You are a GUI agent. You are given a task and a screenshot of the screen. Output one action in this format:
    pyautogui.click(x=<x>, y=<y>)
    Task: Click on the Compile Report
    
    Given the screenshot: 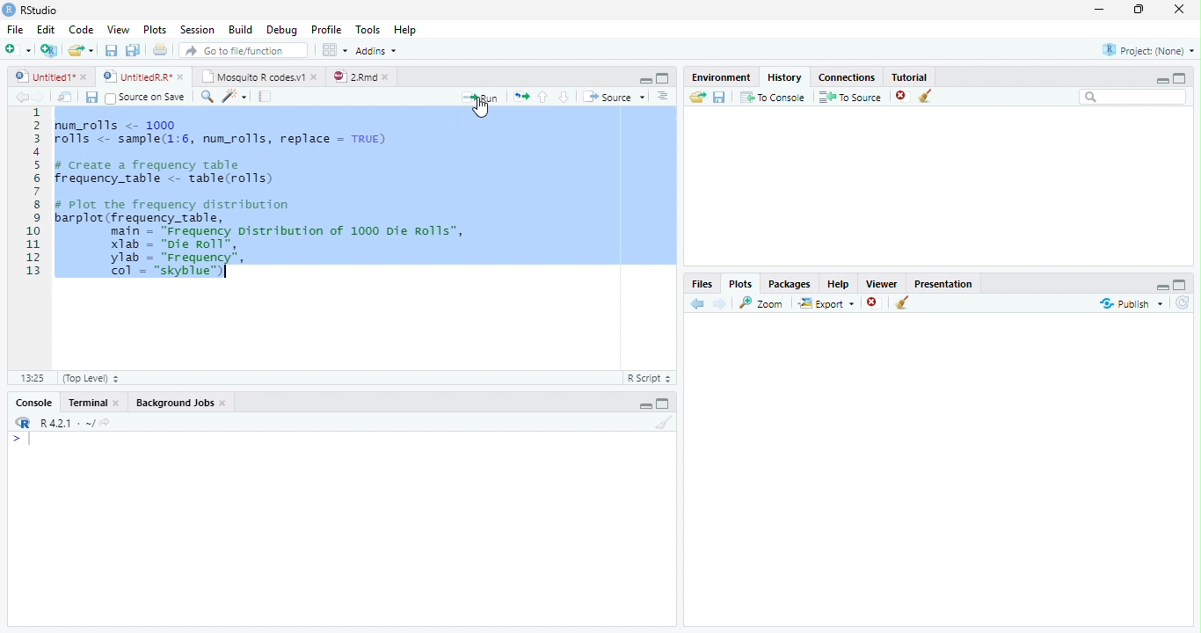 What is the action you would take?
    pyautogui.click(x=266, y=96)
    